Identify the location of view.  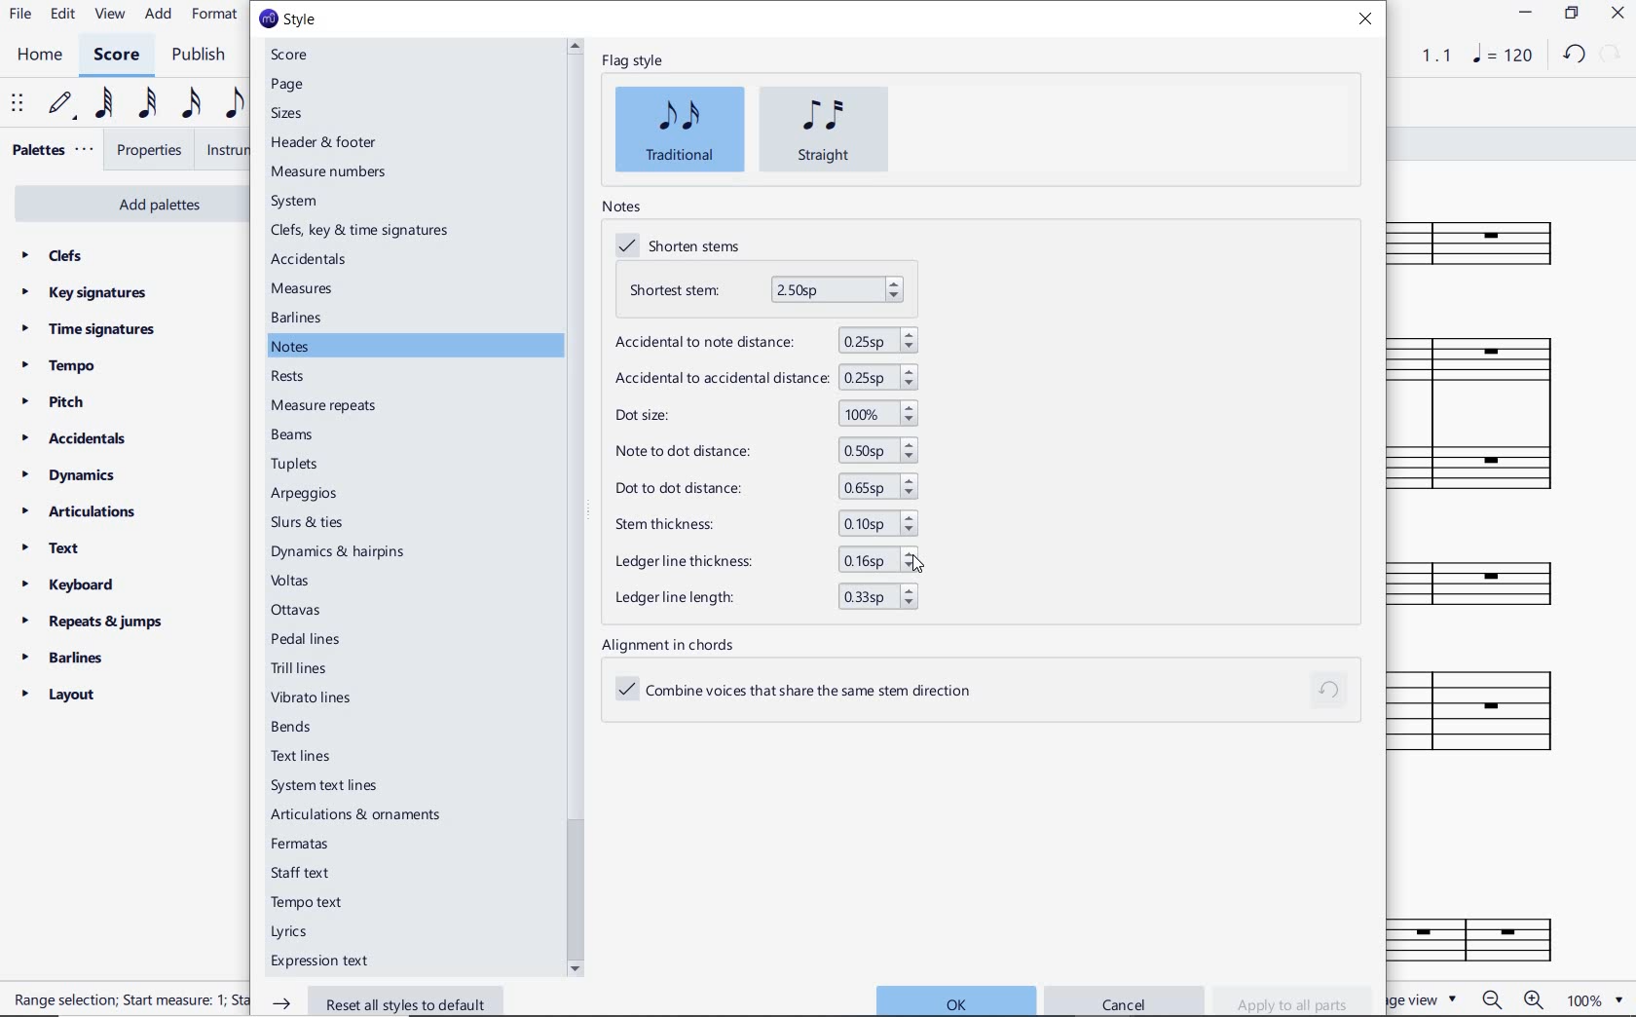
(107, 15).